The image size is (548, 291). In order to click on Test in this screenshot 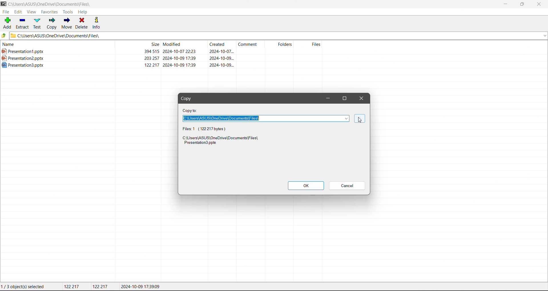, I will do `click(38, 23)`.